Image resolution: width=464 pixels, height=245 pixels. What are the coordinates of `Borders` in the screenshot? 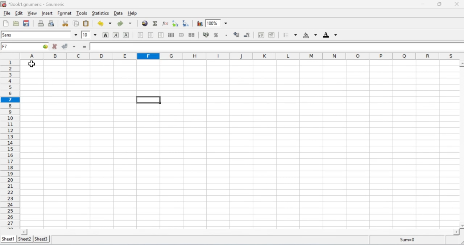 It's located at (290, 35).